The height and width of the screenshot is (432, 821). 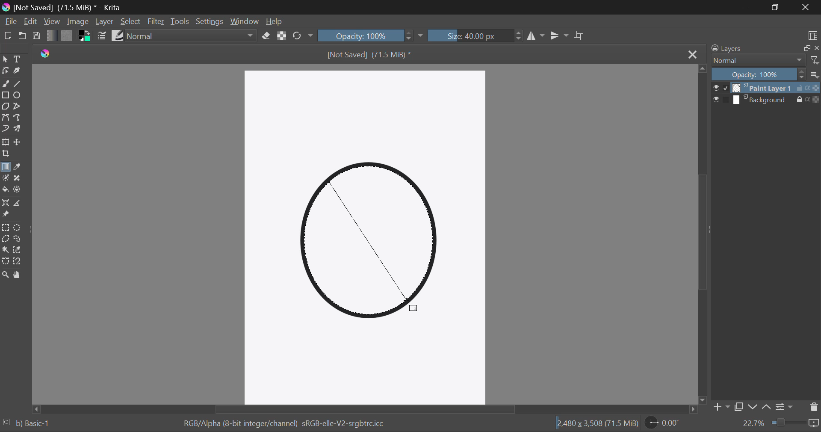 What do you see at coordinates (740, 407) in the screenshot?
I see `Copy Layer` at bounding box center [740, 407].